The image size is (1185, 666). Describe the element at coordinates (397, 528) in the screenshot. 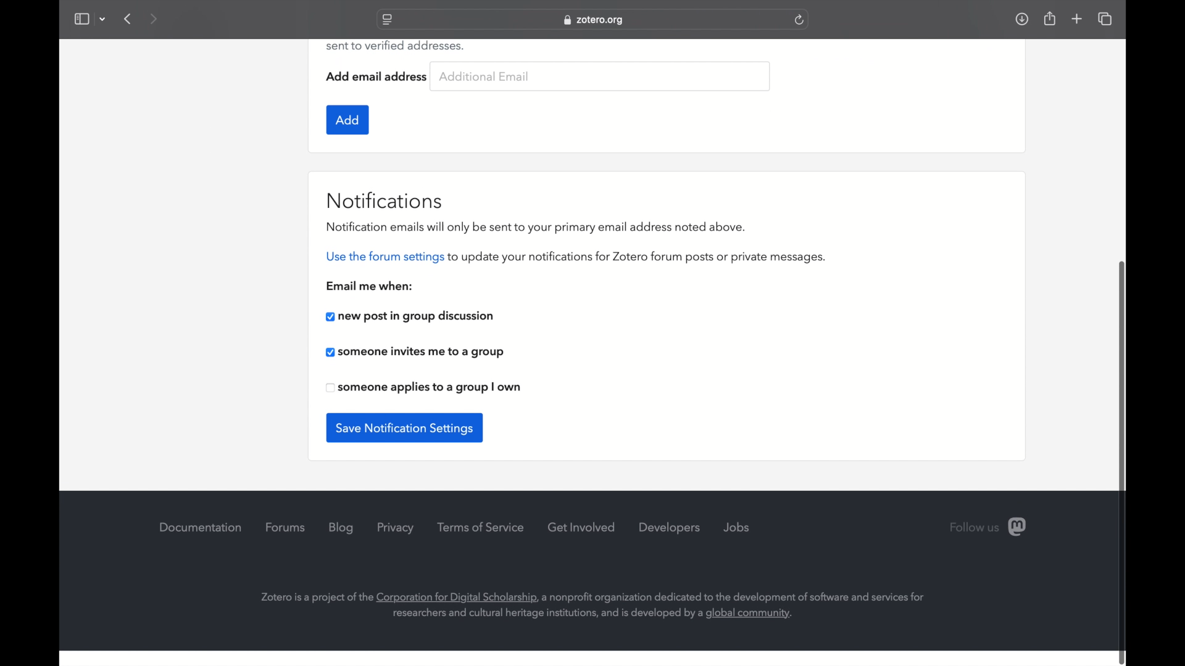

I see `privacy` at that location.